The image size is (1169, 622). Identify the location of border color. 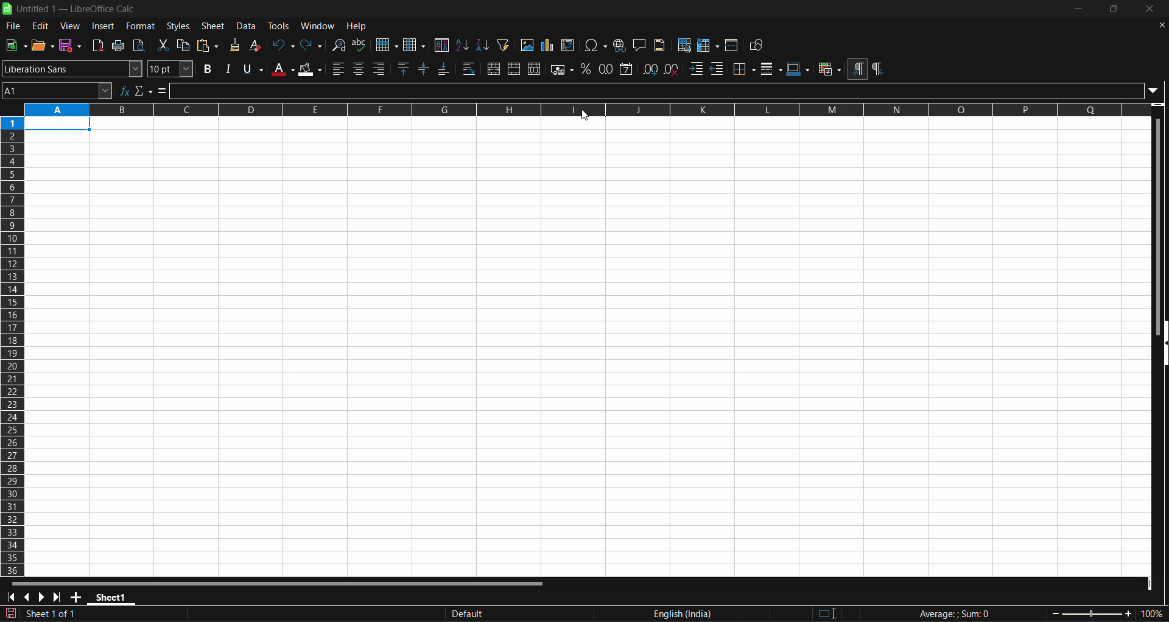
(799, 68).